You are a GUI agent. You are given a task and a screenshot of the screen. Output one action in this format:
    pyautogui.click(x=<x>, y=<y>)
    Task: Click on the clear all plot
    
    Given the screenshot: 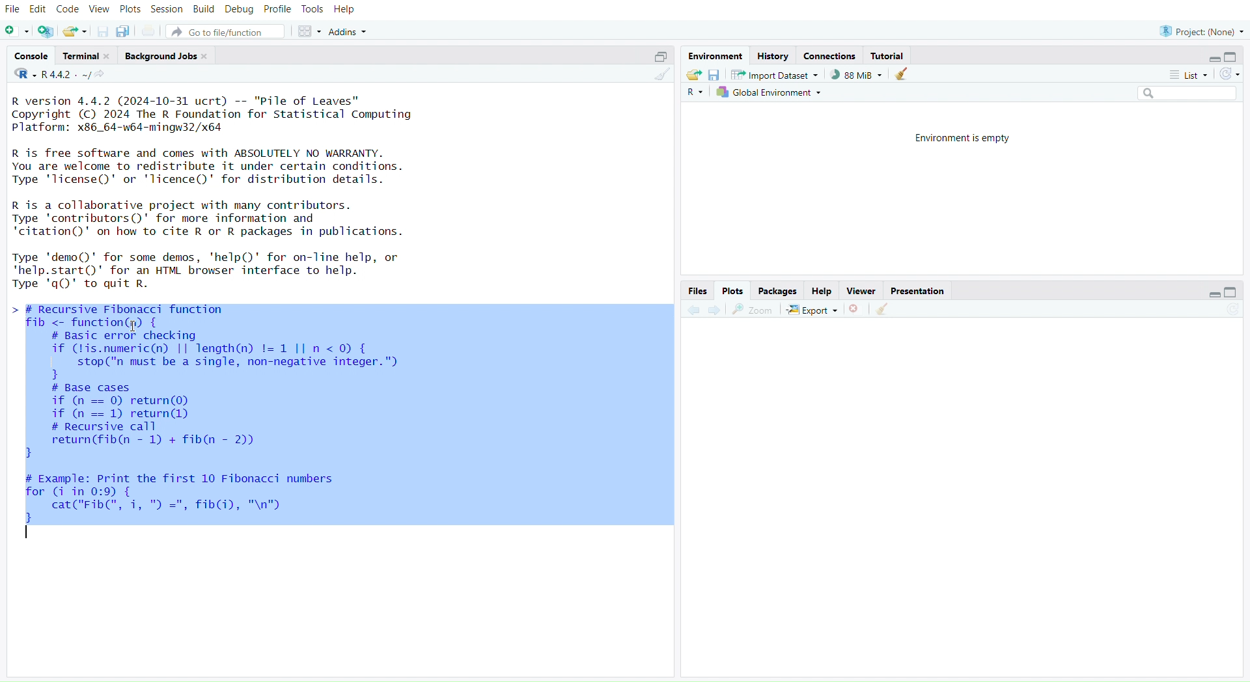 What is the action you would take?
    pyautogui.click(x=886, y=310)
    